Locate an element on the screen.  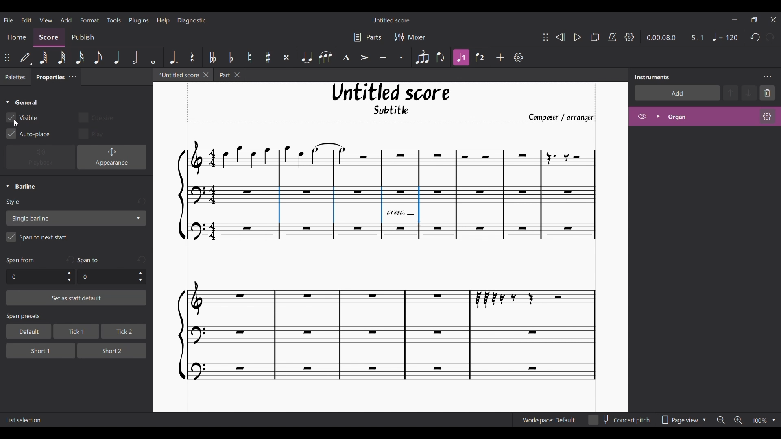
Mixer settings is located at coordinates (410, 37).